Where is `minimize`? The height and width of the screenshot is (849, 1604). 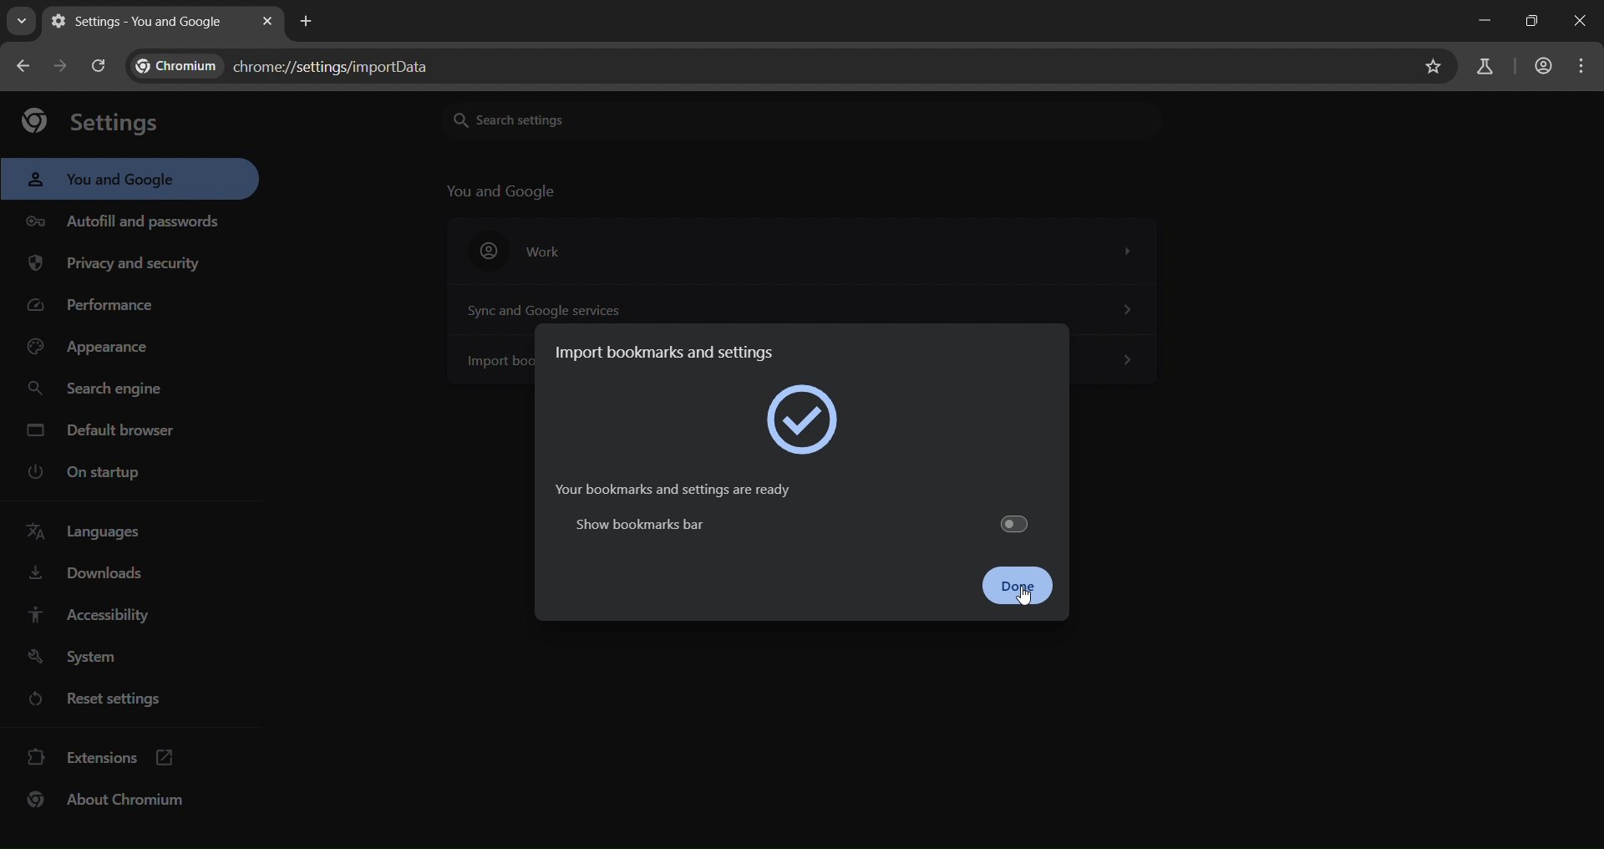
minimize is located at coordinates (1468, 23).